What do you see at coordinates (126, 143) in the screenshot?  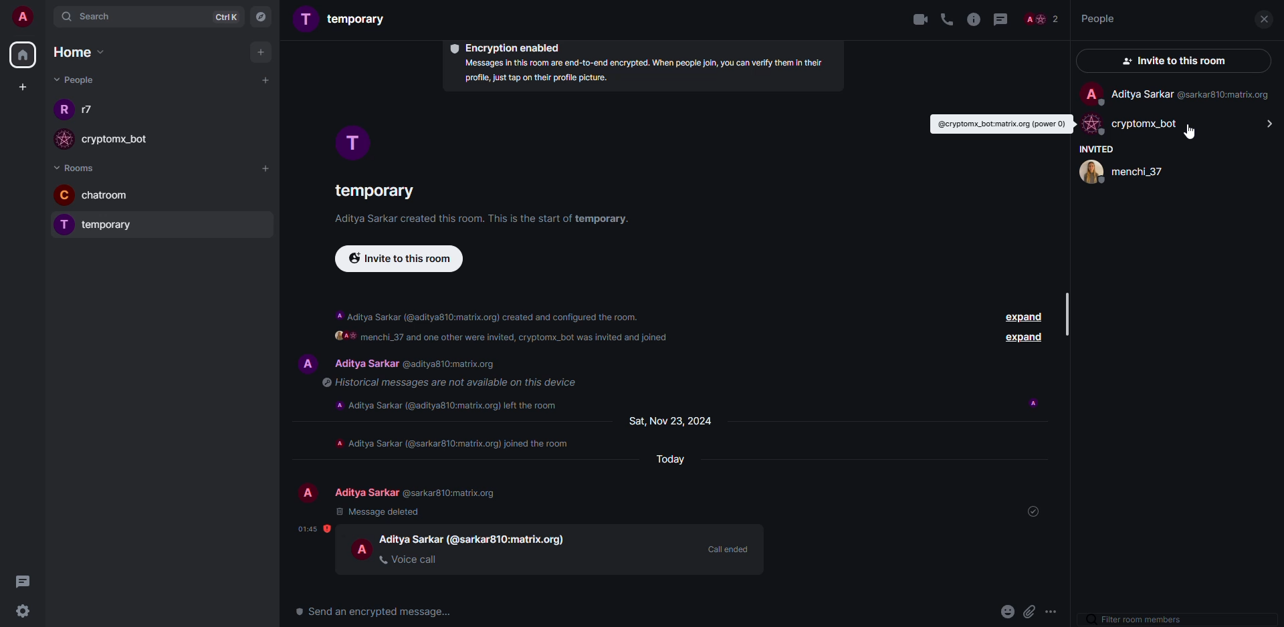 I see `people` at bounding box center [126, 143].